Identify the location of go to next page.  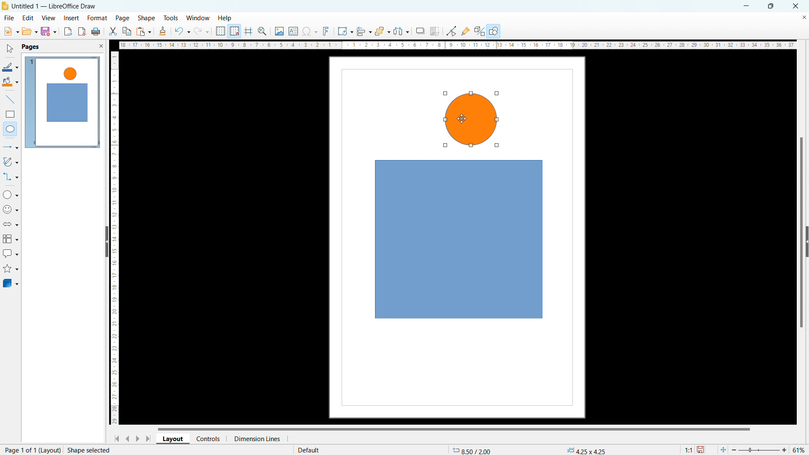
(137, 438).